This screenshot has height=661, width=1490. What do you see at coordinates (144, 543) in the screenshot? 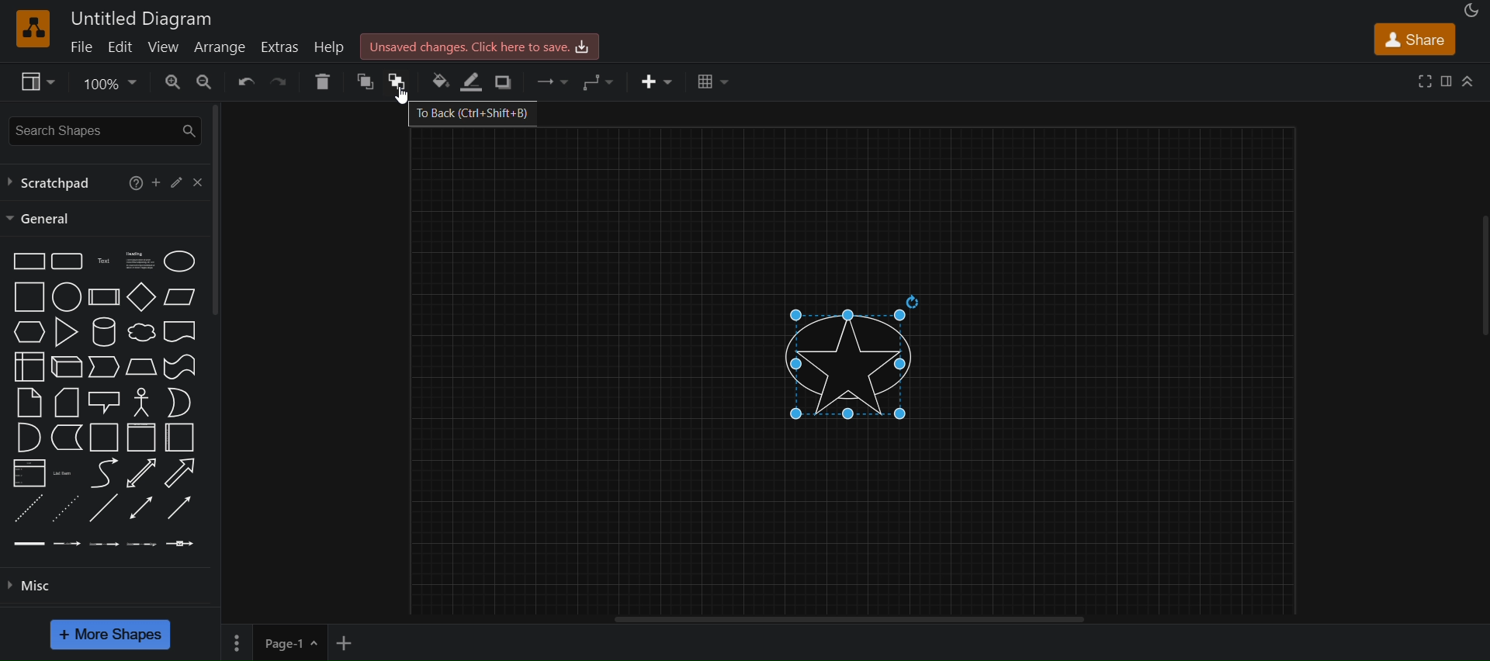
I see `connetor with 3 lable` at bounding box center [144, 543].